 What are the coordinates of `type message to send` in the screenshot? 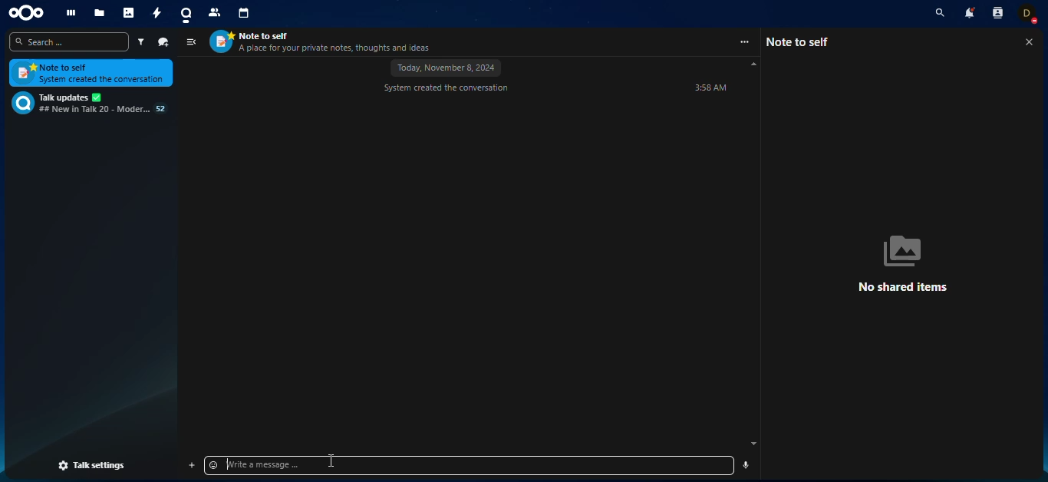 It's located at (312, 467).